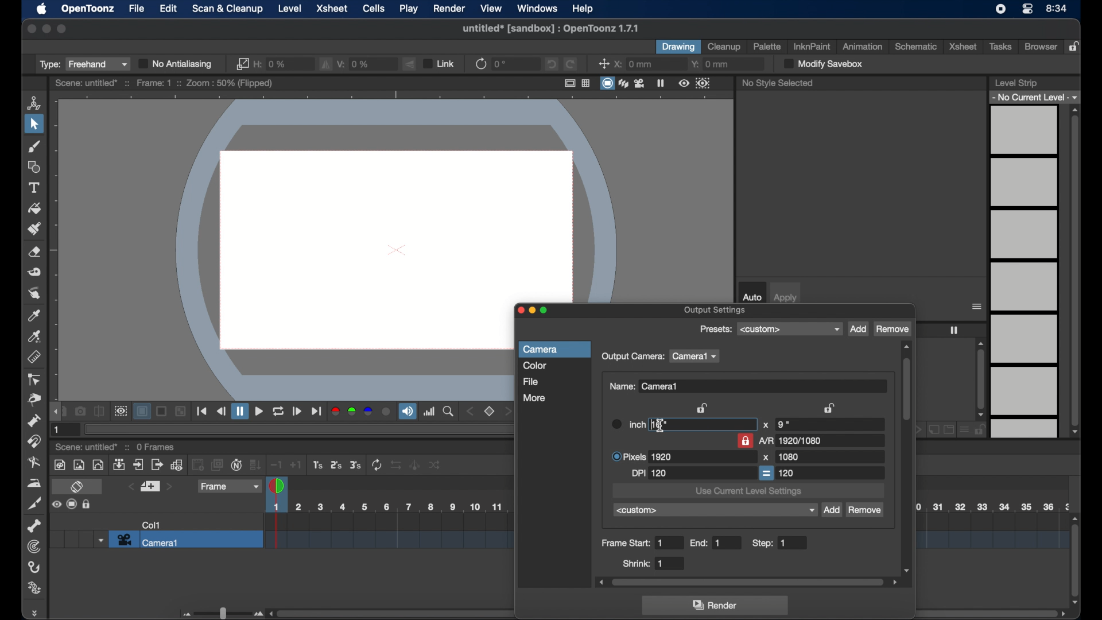  Describe the element at coordinates (143, 412) in the screenshot. I see `background` at that location.